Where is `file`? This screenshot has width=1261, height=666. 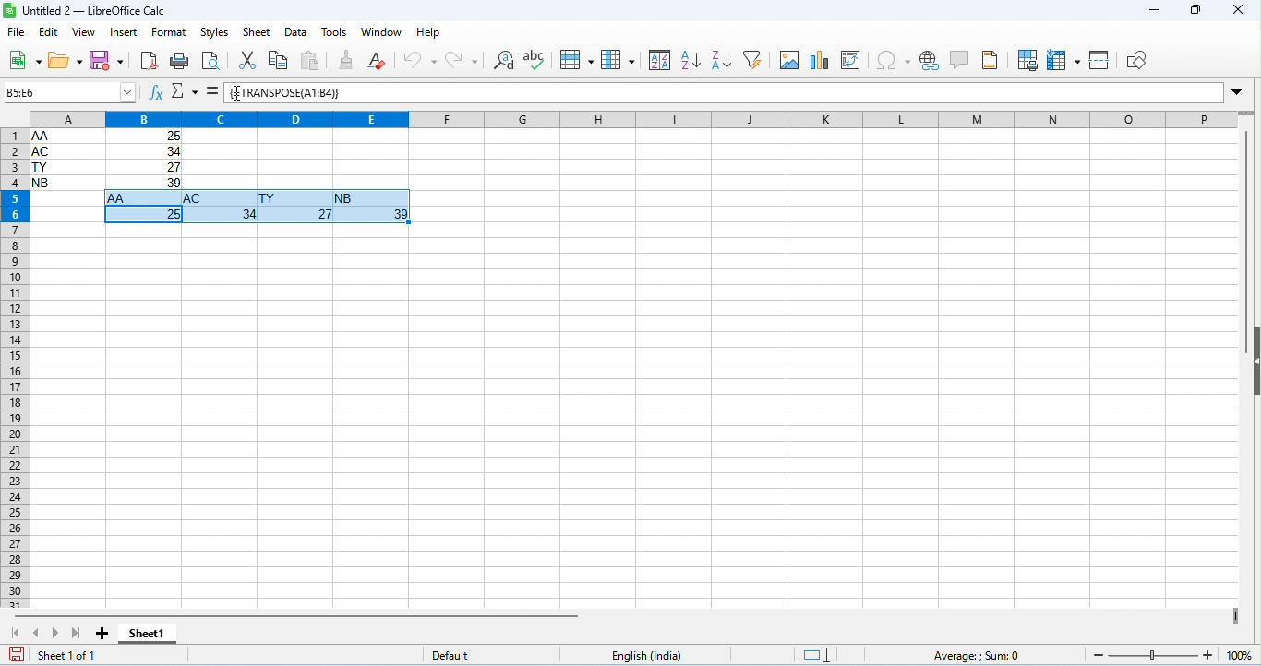
file is located at coordinates (18, 33).